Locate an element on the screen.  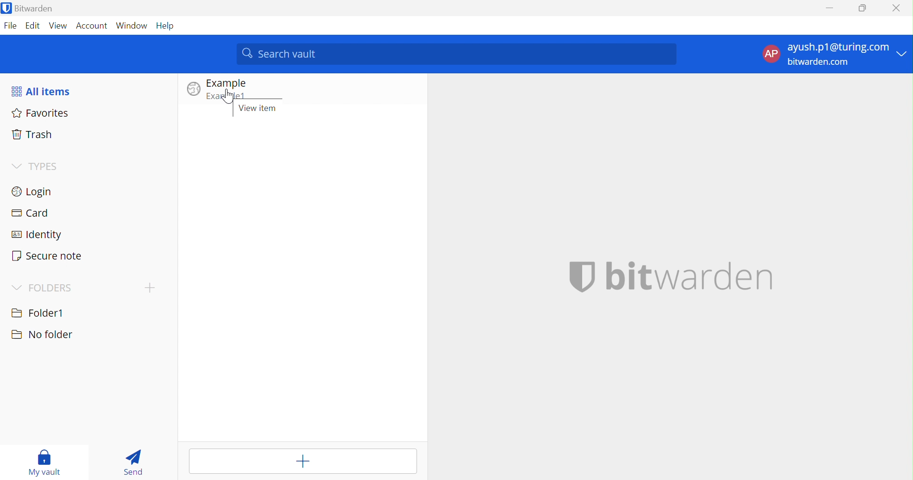
Close is located at coordinates (900, 8).